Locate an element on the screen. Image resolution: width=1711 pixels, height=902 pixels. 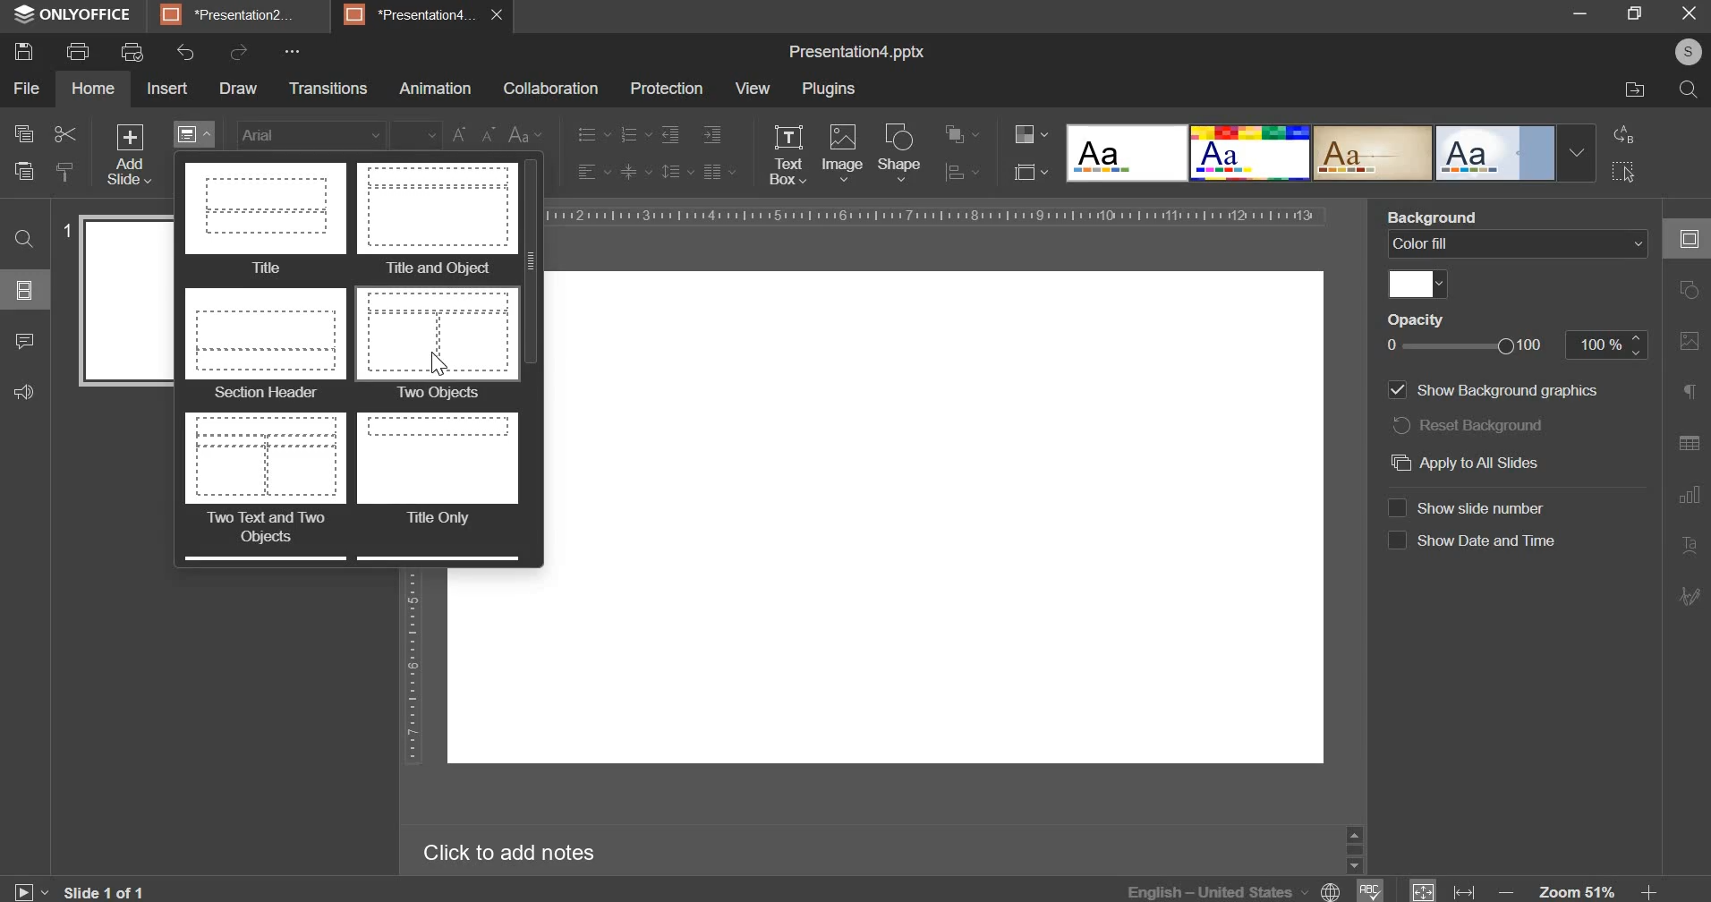
select is located at coordinates (1622, 170).